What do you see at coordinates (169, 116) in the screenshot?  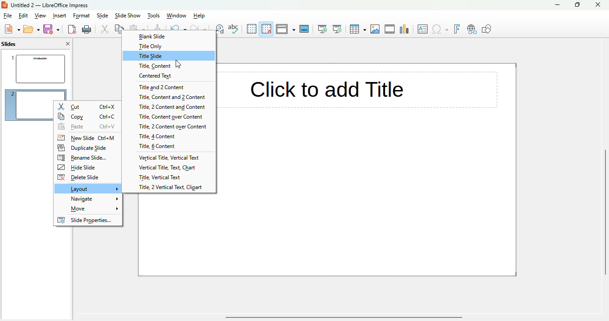 I see `title, content over content` at bounding box center [169, 116].